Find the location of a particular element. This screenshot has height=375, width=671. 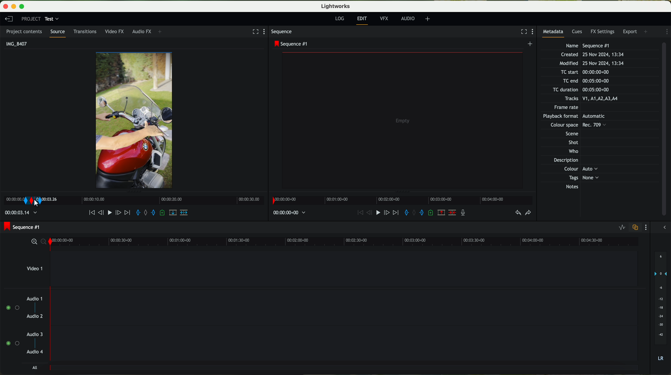

TC end is located at coordinates (593, 81).